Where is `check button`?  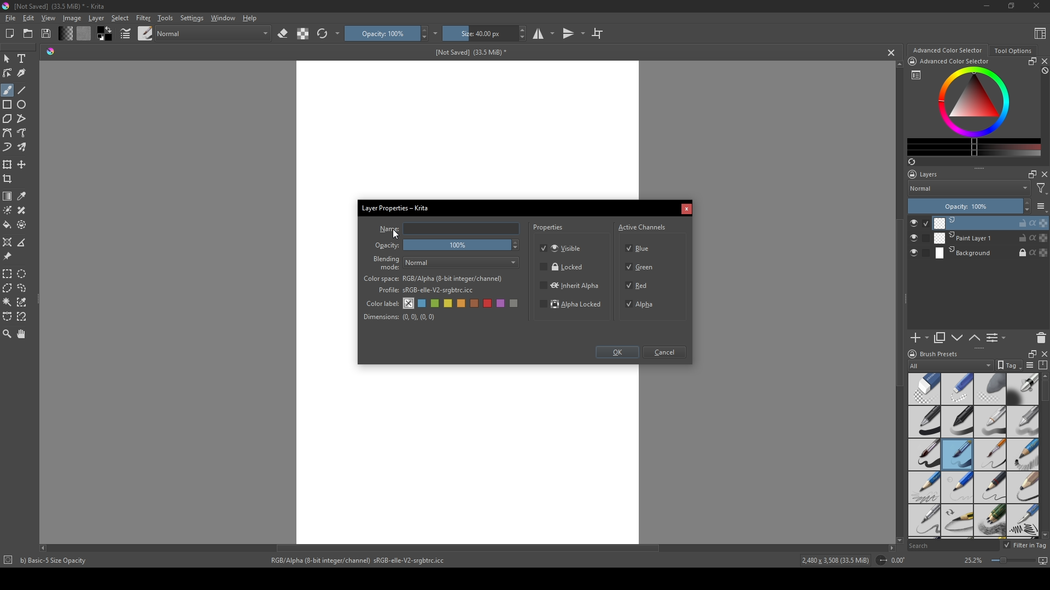
check button is located at coordinates (919, 223).